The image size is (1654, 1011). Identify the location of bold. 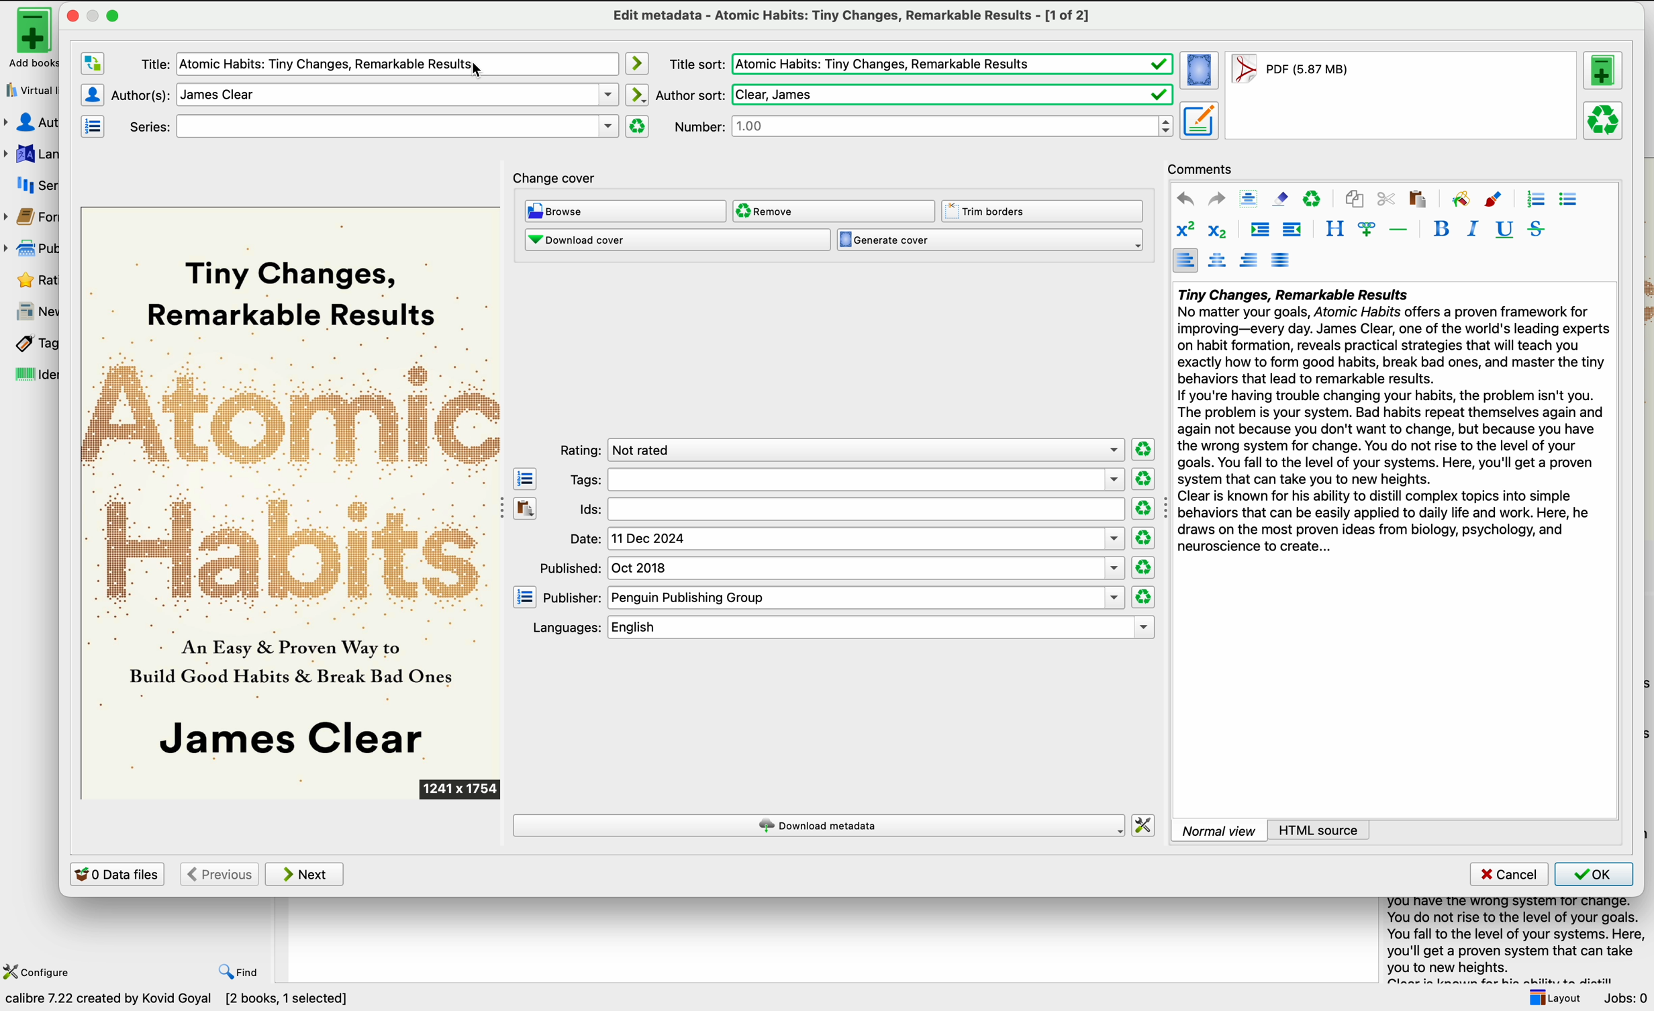
(1441, 228).